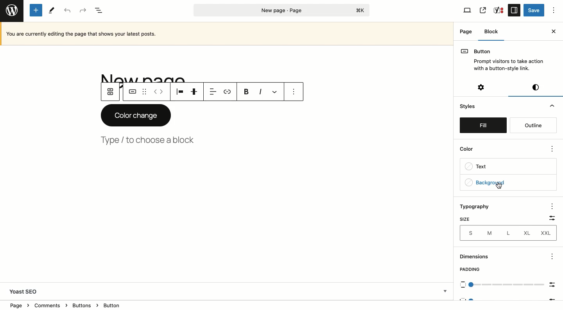 The width and height of the screenshot is (563, 310). I want to click on Tools, so click(52, 10).